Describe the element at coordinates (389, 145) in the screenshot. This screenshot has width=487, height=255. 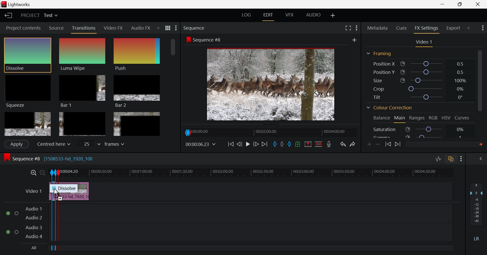
I see `Previous keyframe` at that location.